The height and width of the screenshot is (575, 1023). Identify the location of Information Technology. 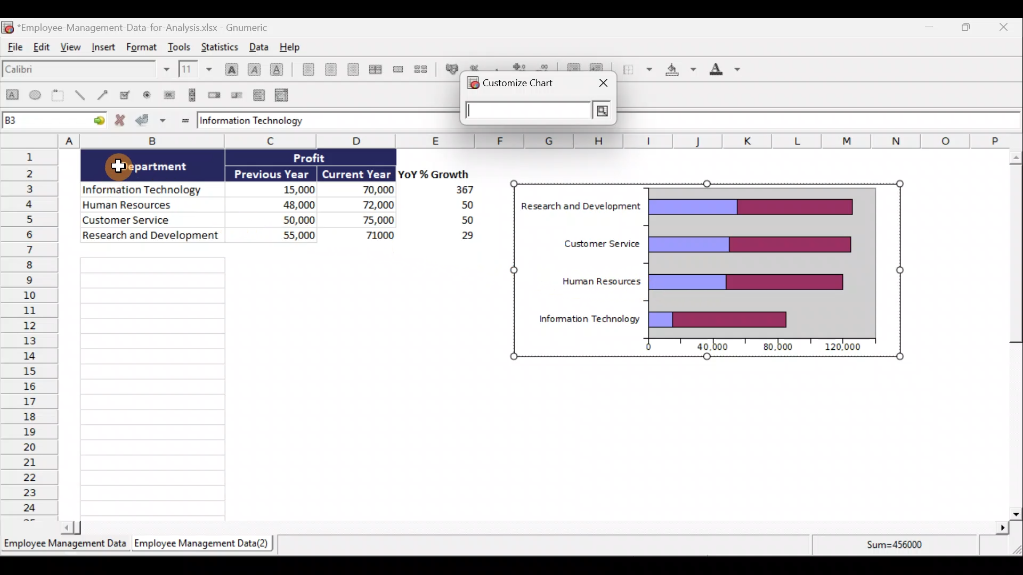
(147, 187).